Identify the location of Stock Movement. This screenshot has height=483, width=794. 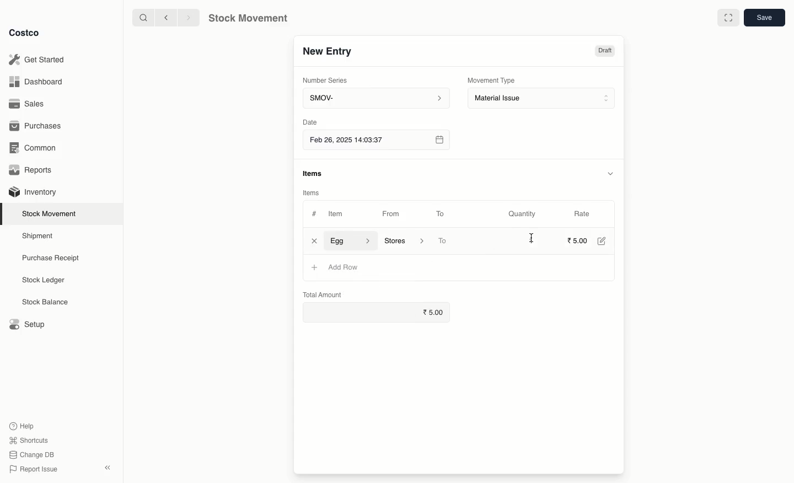
(51, 213).